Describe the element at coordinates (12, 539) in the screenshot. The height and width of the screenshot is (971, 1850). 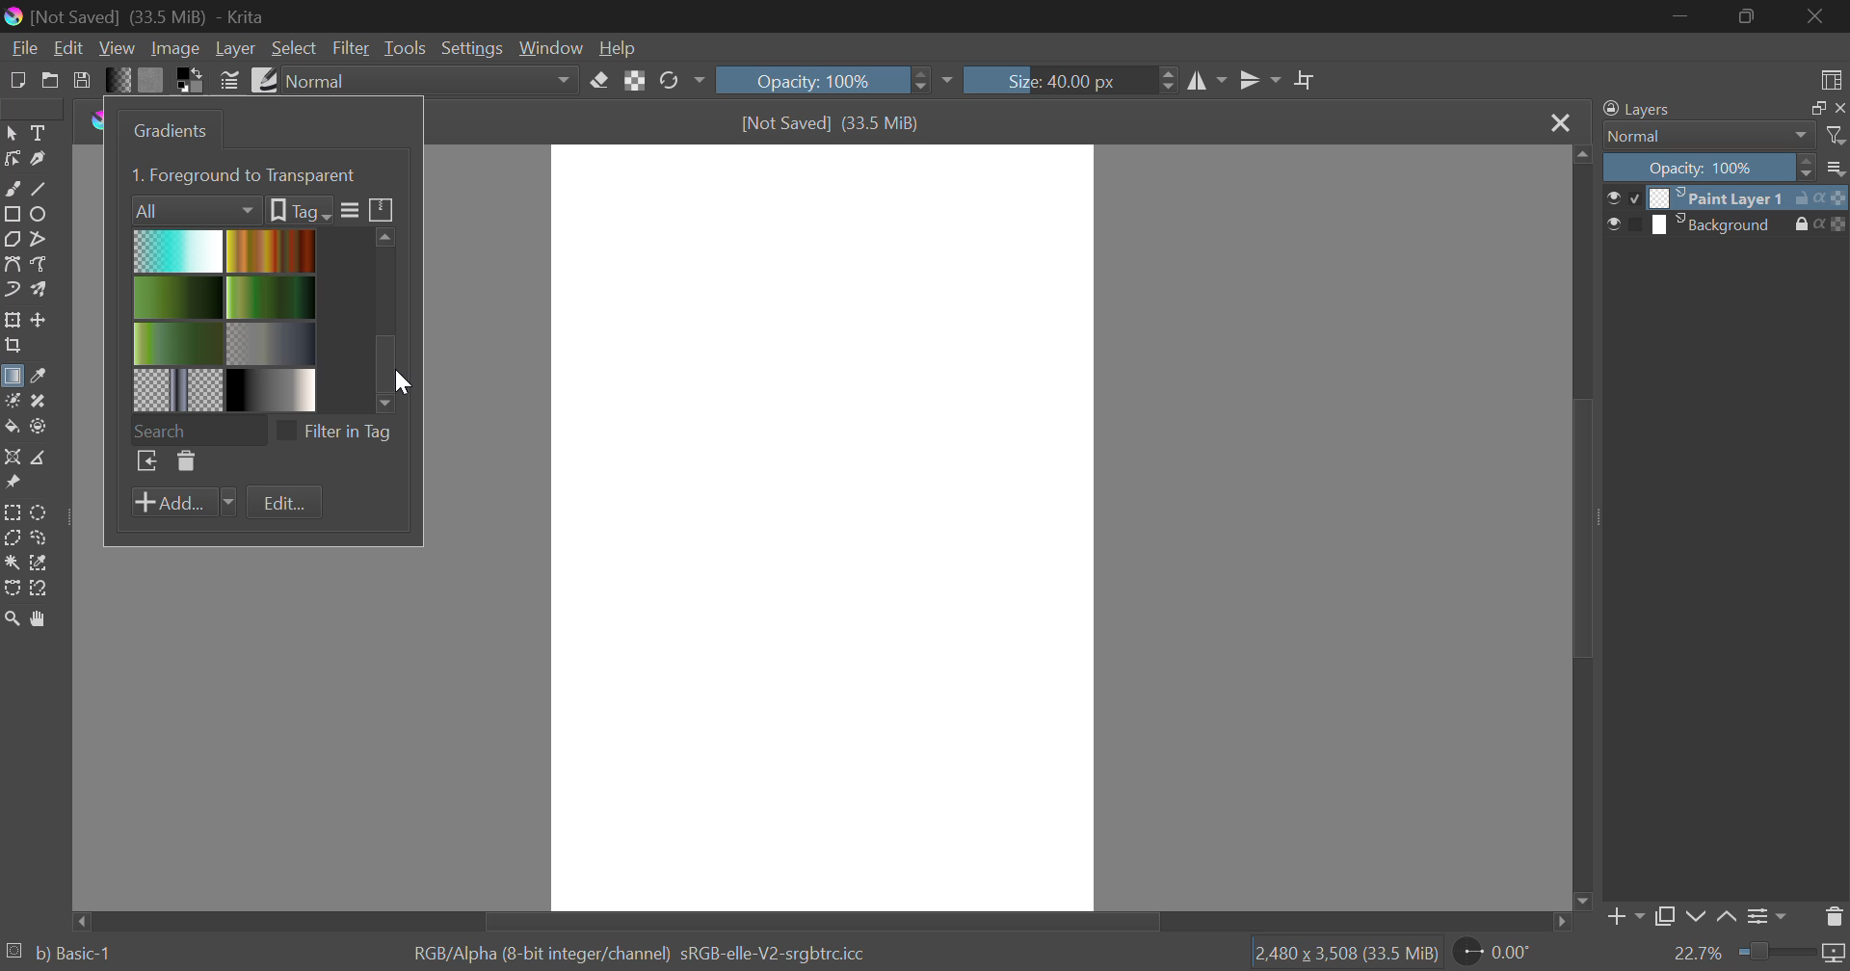
I see `Polygon Selection` at that location.